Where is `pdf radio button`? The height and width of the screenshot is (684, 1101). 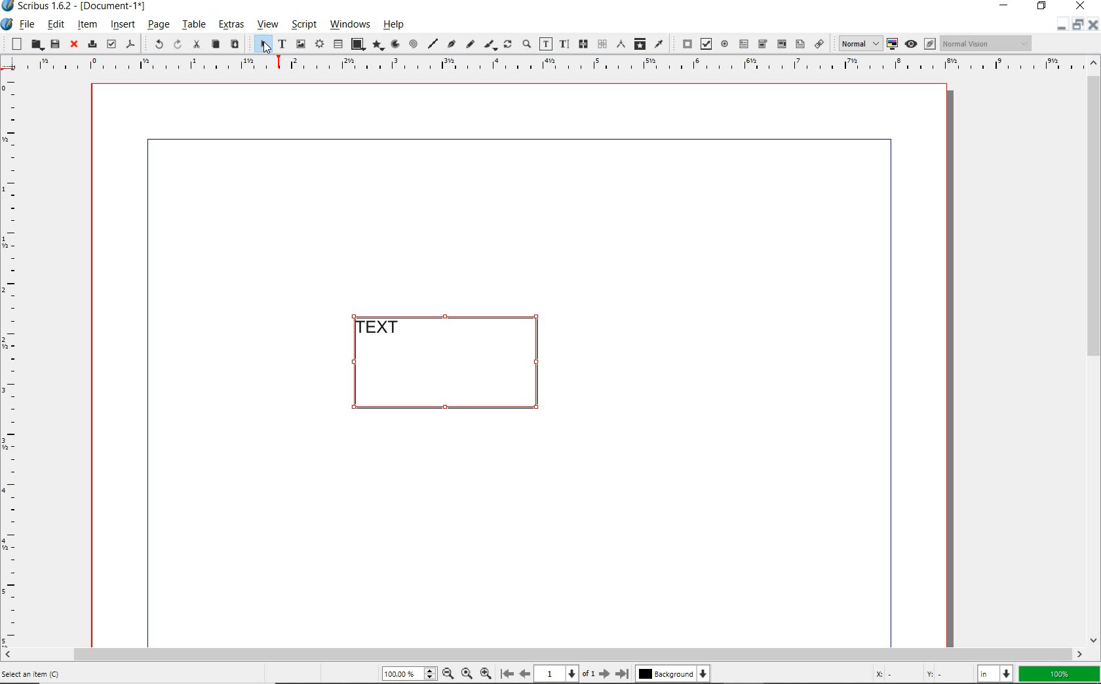 pdf radio button is located at coordinates (725, 44).